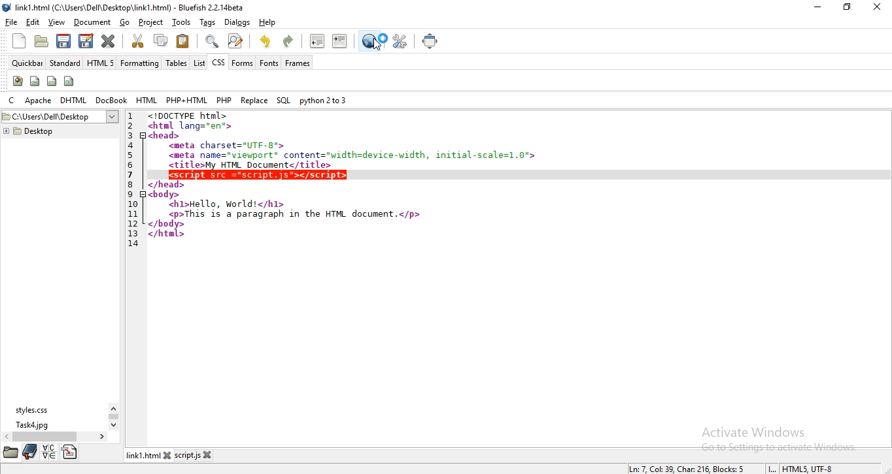 The height and width of the screenshot is (474, 892). Describe the element at coordinates (144, 136) in the screenshot. I see `code fold` at that location.